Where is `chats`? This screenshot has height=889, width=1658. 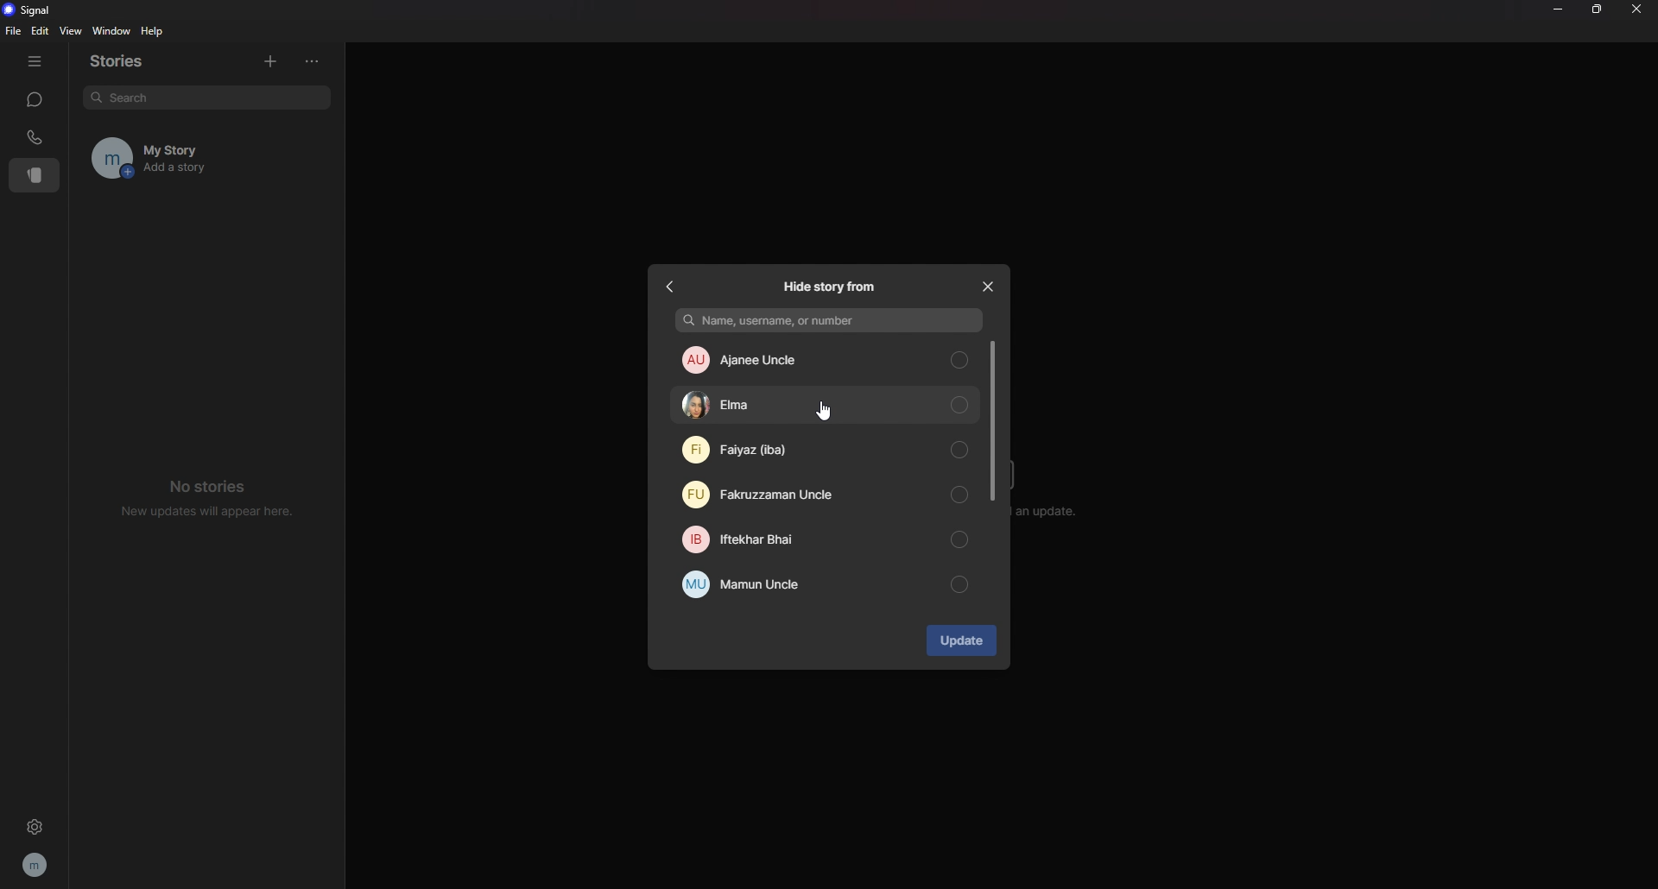
chats is located at coordinates (34, 99).